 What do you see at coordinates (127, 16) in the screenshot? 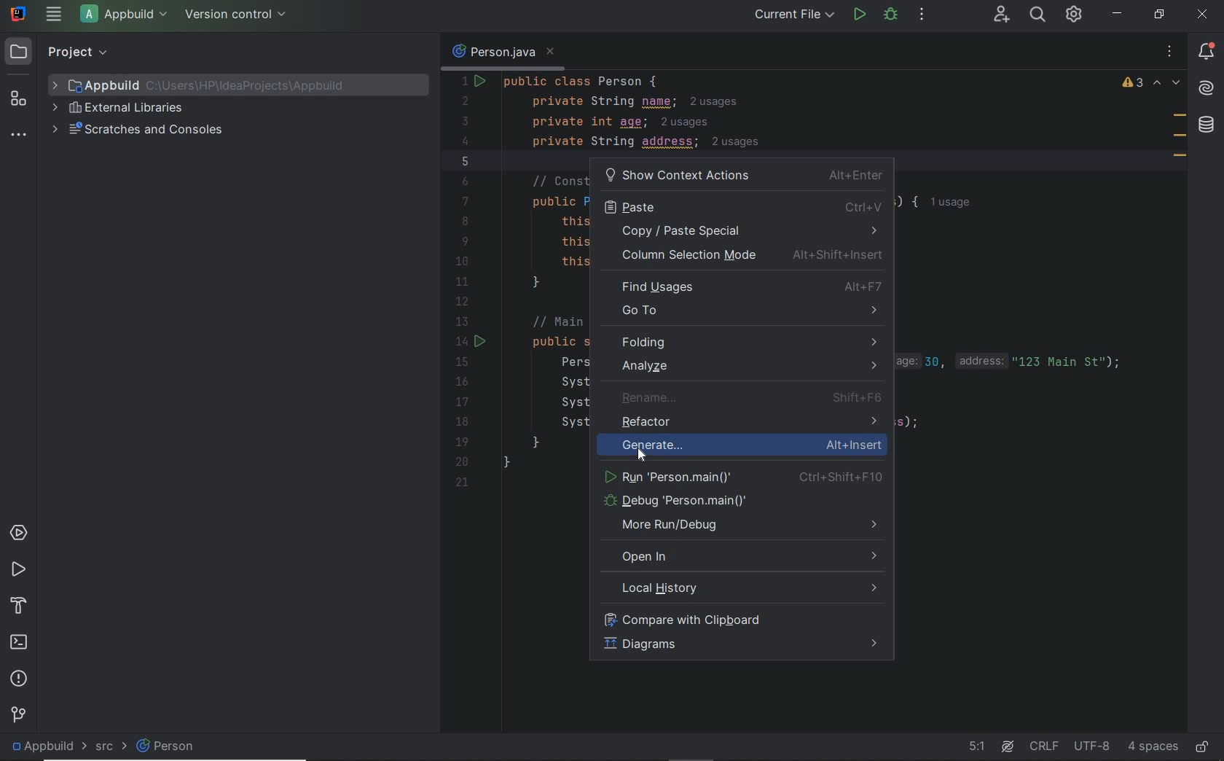
I see `project file name` at bounding box center [127, 16].